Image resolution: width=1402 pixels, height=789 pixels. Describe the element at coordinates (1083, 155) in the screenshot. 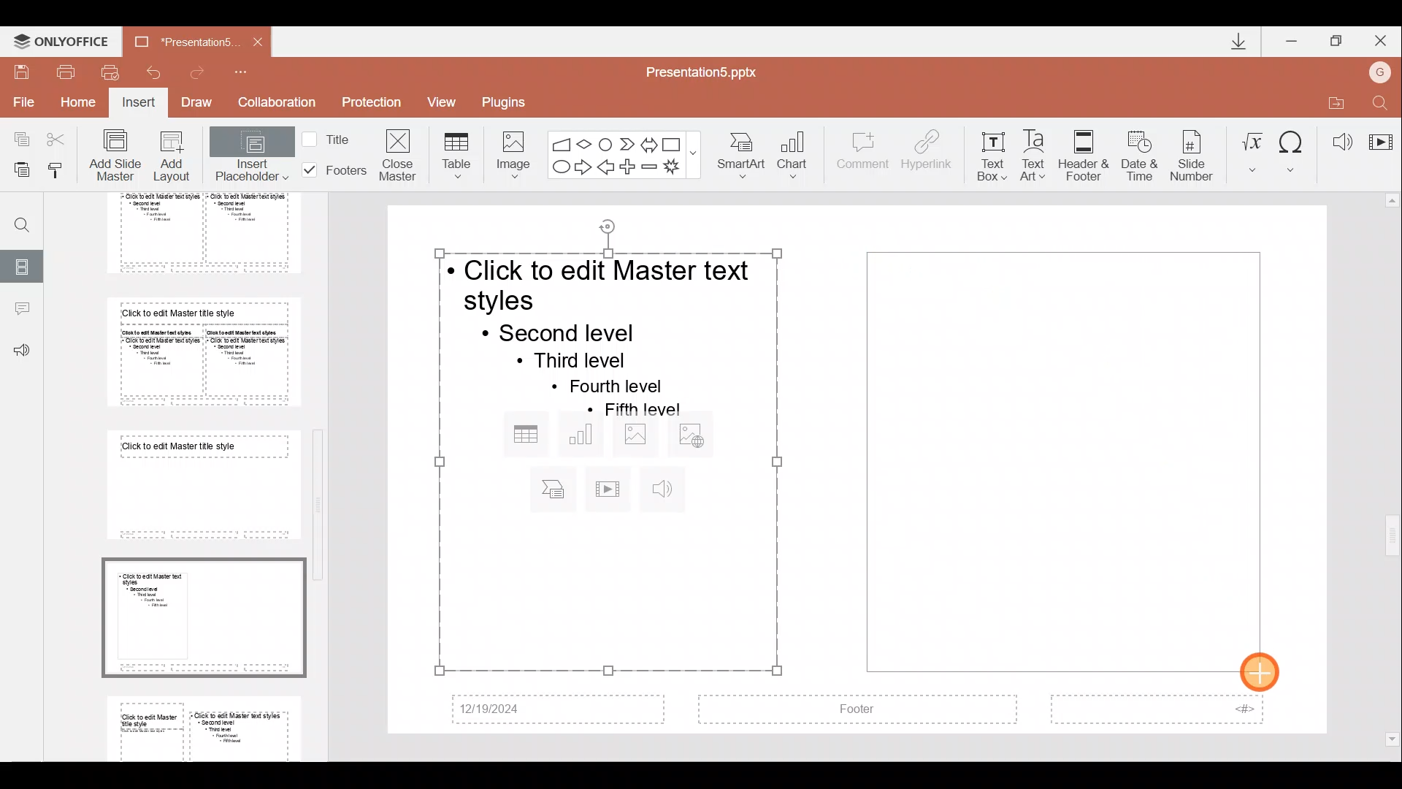

I see `Header & footer` at that location.